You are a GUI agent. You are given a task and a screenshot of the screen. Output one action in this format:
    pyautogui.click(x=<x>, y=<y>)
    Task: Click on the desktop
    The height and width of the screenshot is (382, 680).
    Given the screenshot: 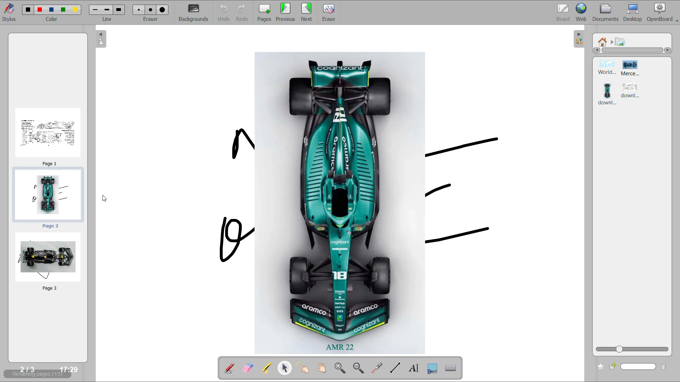 What is the action you would take?
    pyautogui.click(x=633, y=12)
    